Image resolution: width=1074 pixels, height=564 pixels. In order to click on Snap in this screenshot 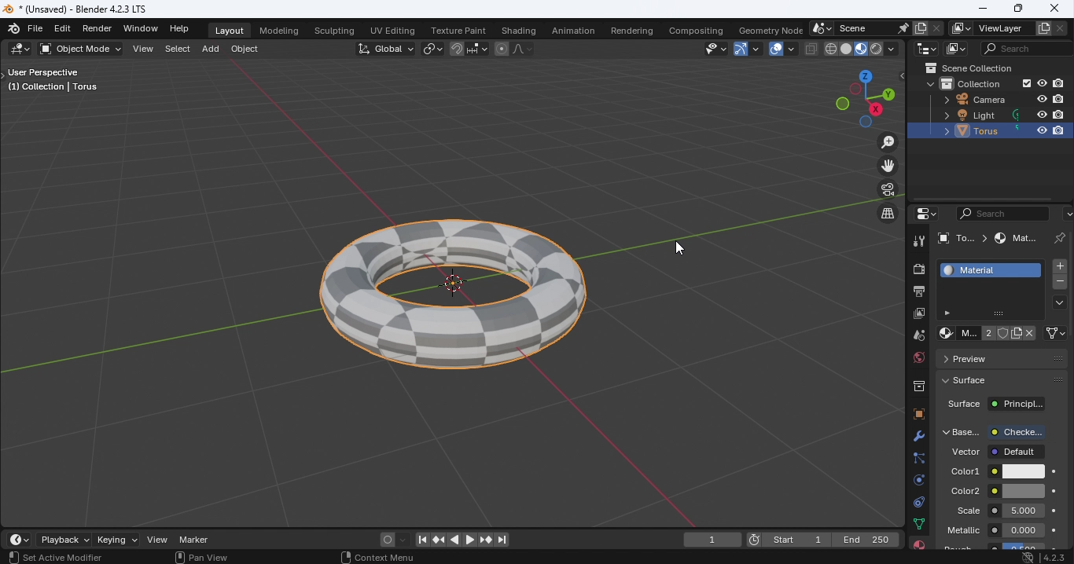, I will do `click(455, 48)`.